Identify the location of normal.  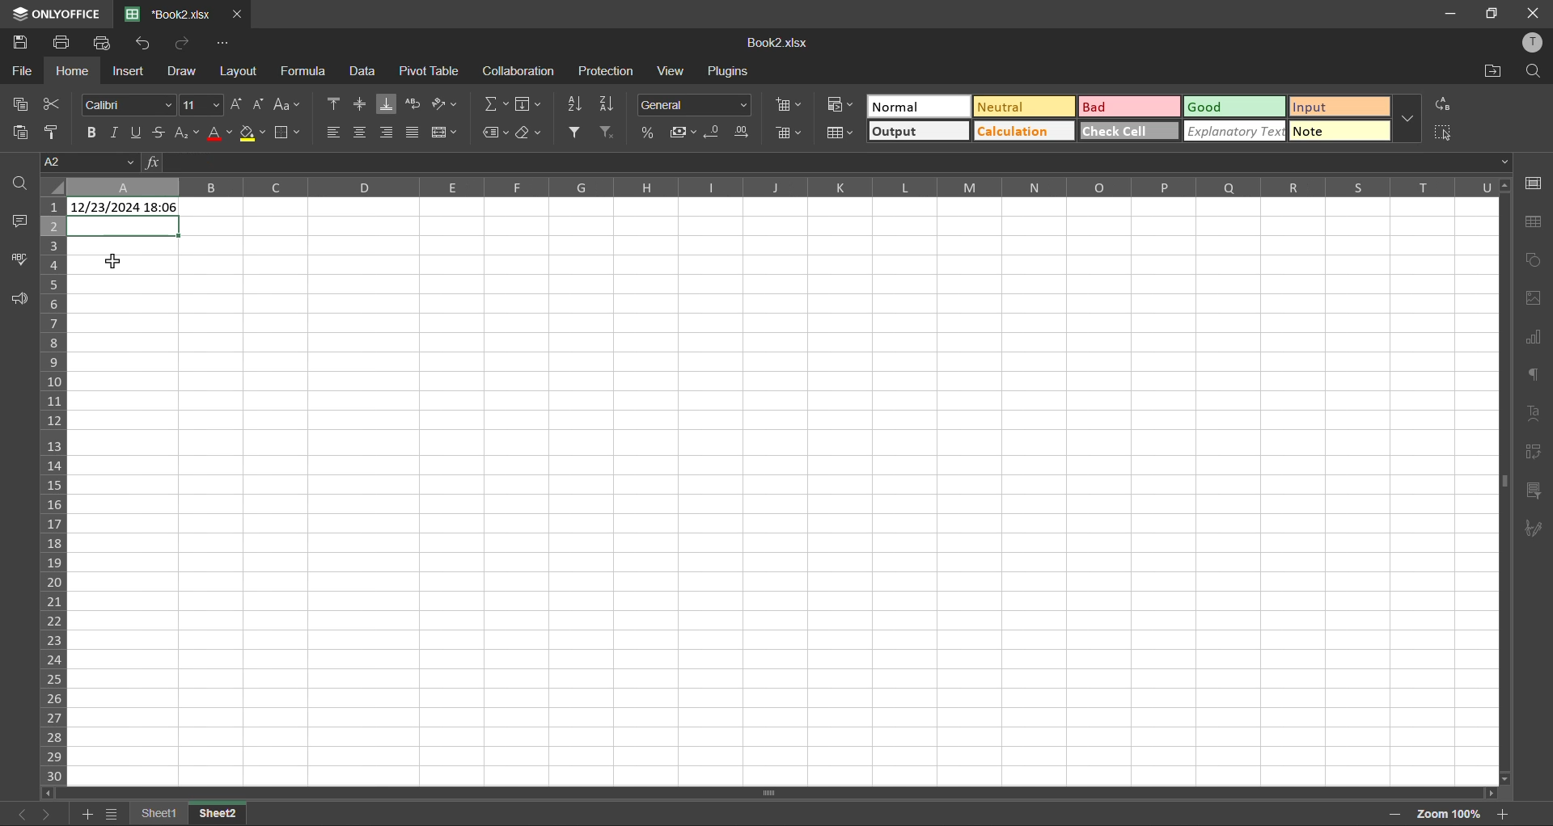
(920, 106).